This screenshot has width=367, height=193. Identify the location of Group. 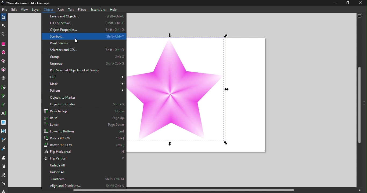
(86, 57).